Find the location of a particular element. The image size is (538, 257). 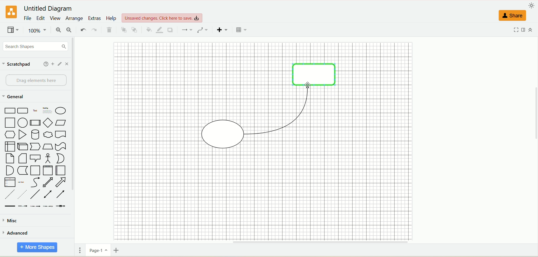

drag element here is located at coordinates (36, 81).